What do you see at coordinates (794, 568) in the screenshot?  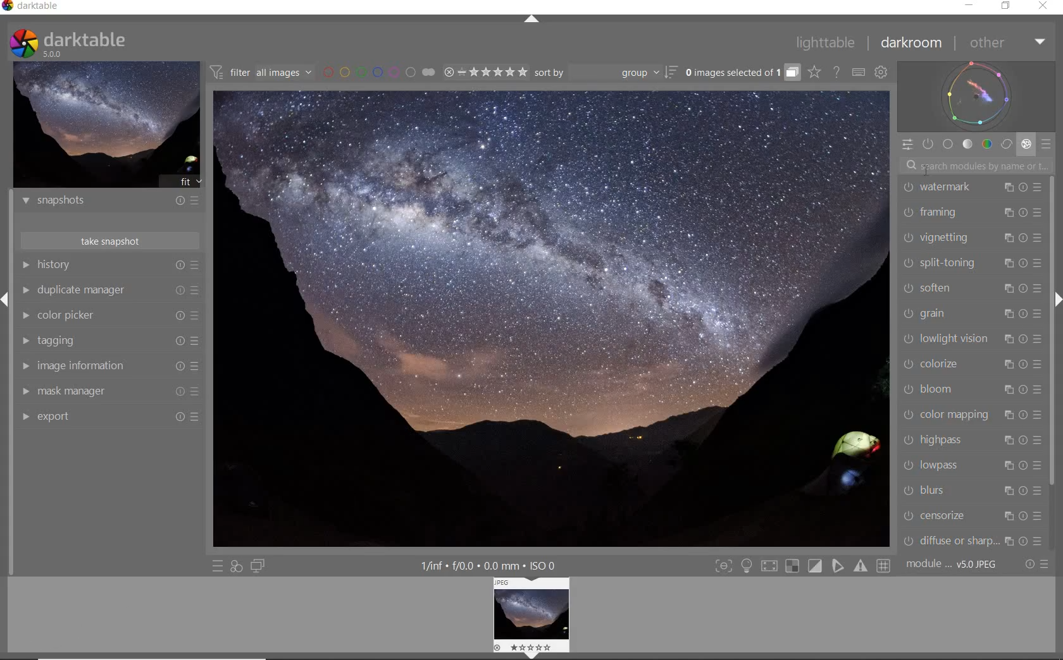 I see `toggle indication of raw overexposure` at bounding box center [794, 568].